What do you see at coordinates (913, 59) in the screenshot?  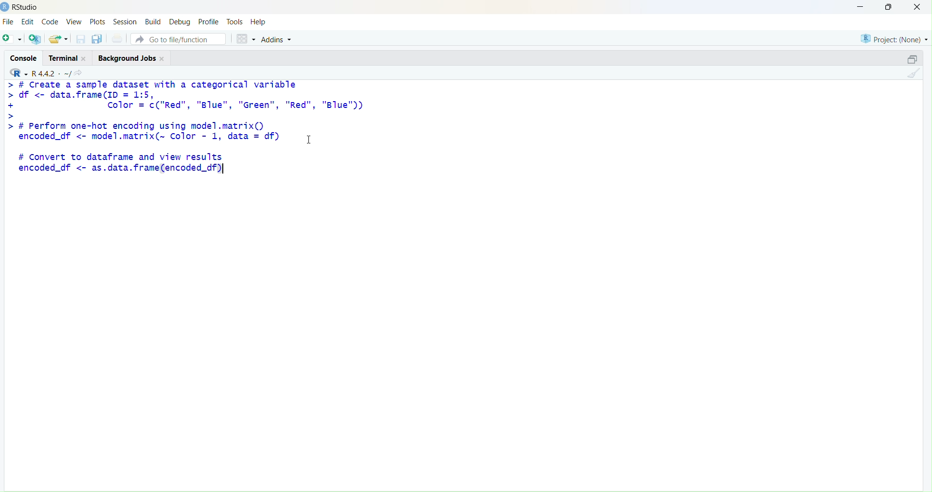 I see `open in separate window ` at bounding box center [913, 59].